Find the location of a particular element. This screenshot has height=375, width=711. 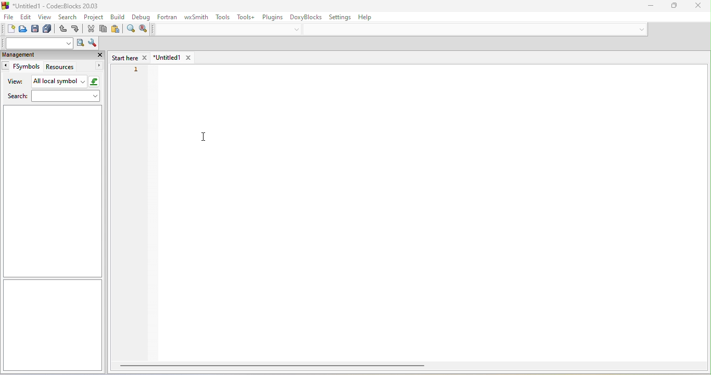

sidebar is located at coordinates (52, 191).